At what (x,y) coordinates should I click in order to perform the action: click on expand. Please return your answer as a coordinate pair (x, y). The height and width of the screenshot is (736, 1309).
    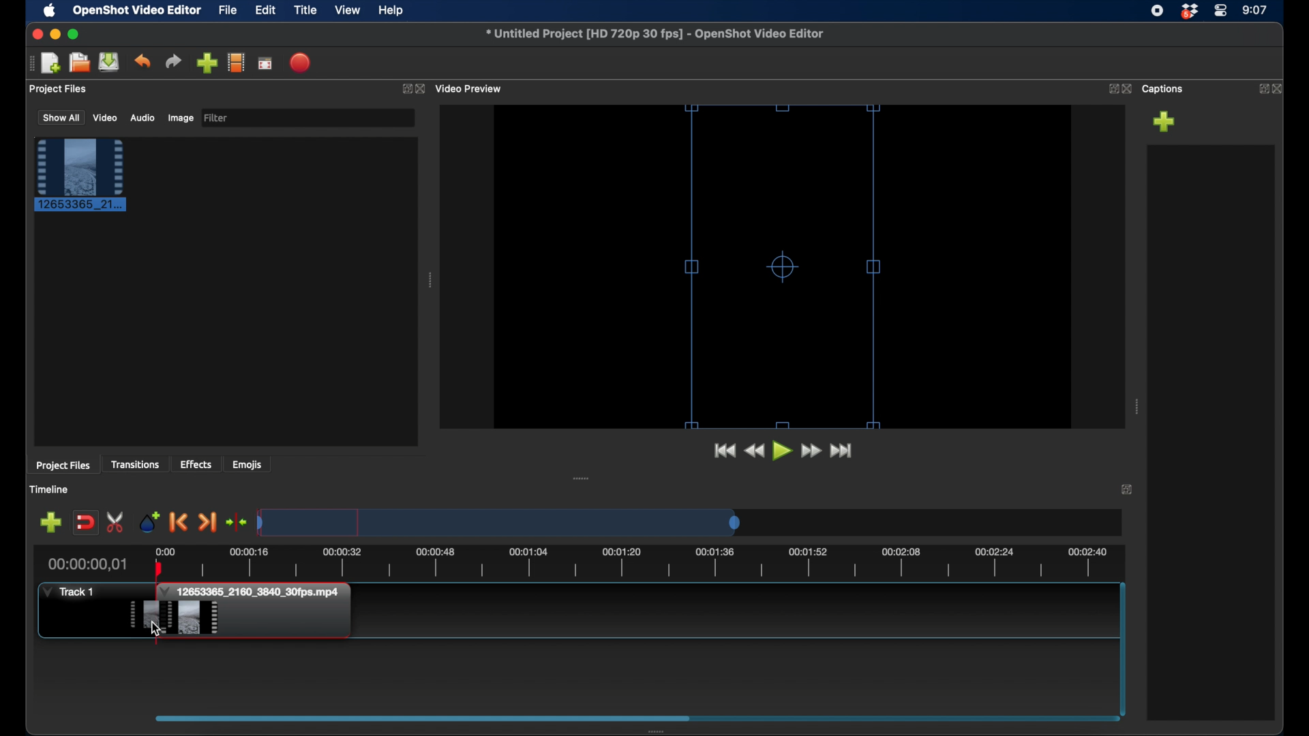
    Looking at the image, I should click on (1111, 89).